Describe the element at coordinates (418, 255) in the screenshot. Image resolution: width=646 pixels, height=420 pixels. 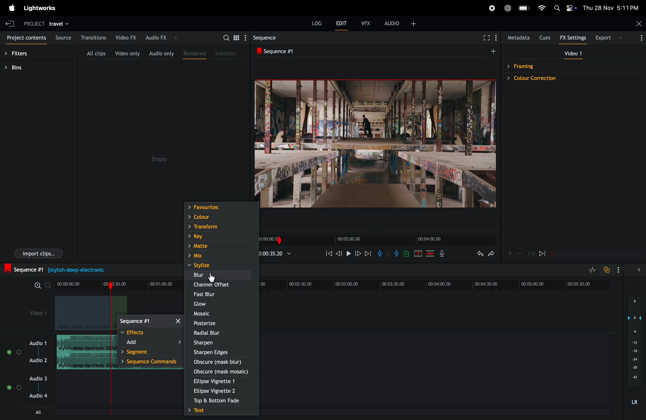
I see `remove market section` at that location.